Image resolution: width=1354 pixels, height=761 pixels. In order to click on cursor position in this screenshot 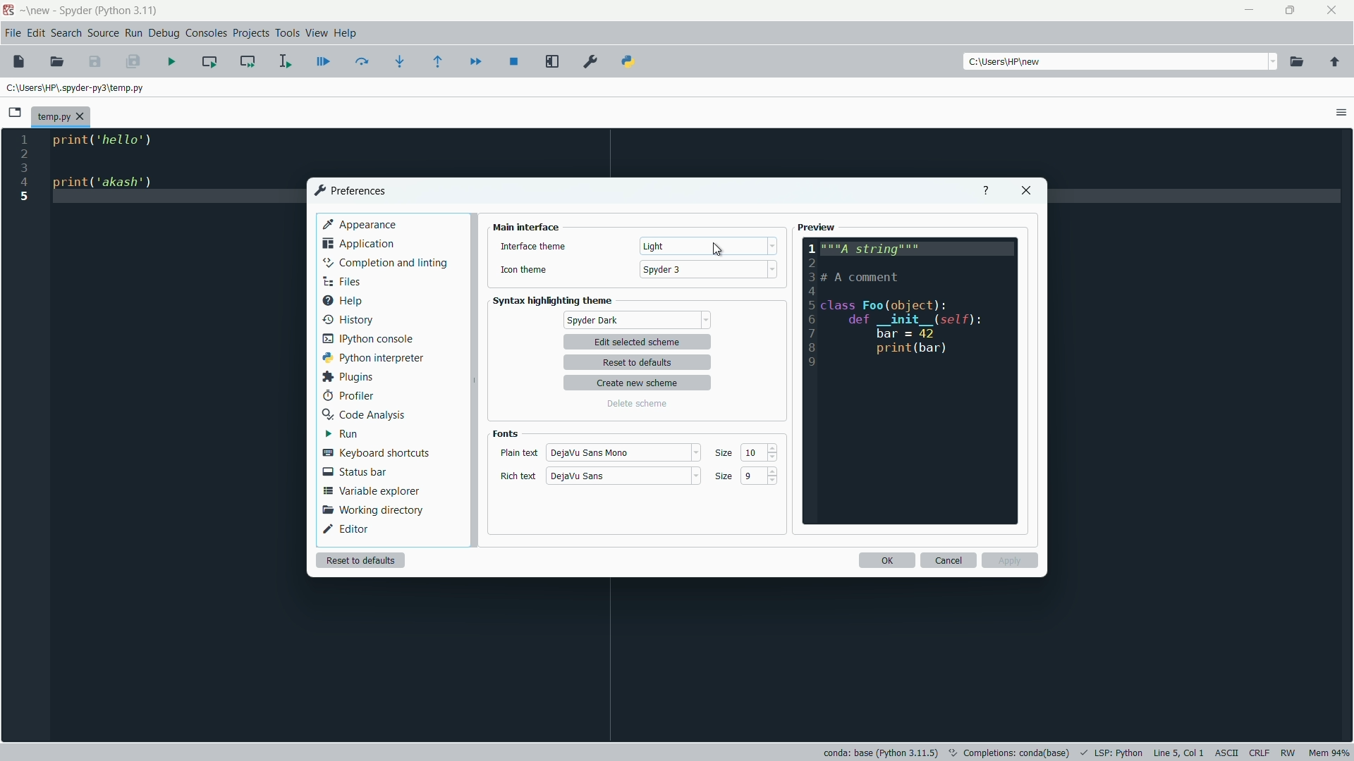, I will do `click(1178, 753)`.